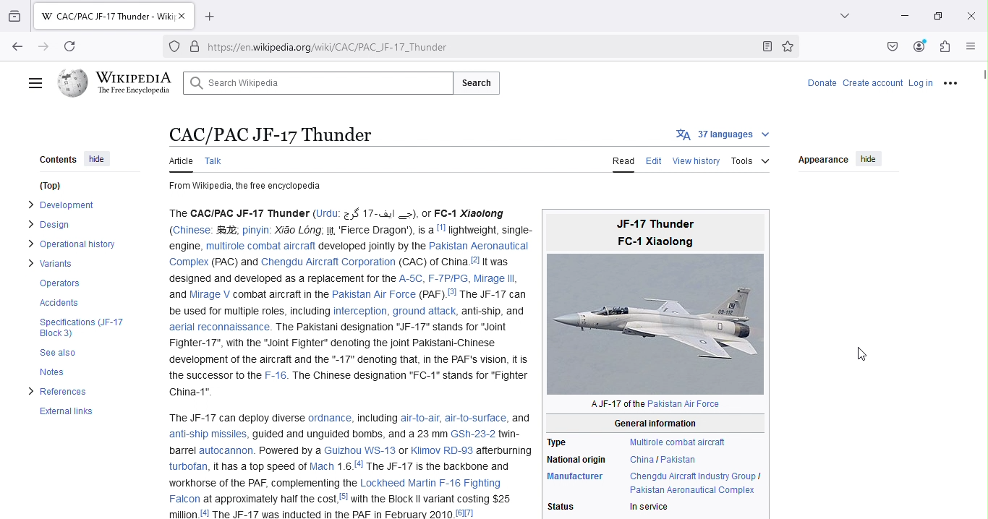  What do you see at coordinates (860, 356) in the screenshot?
I see `cursor` at bounding box center [860, 356].